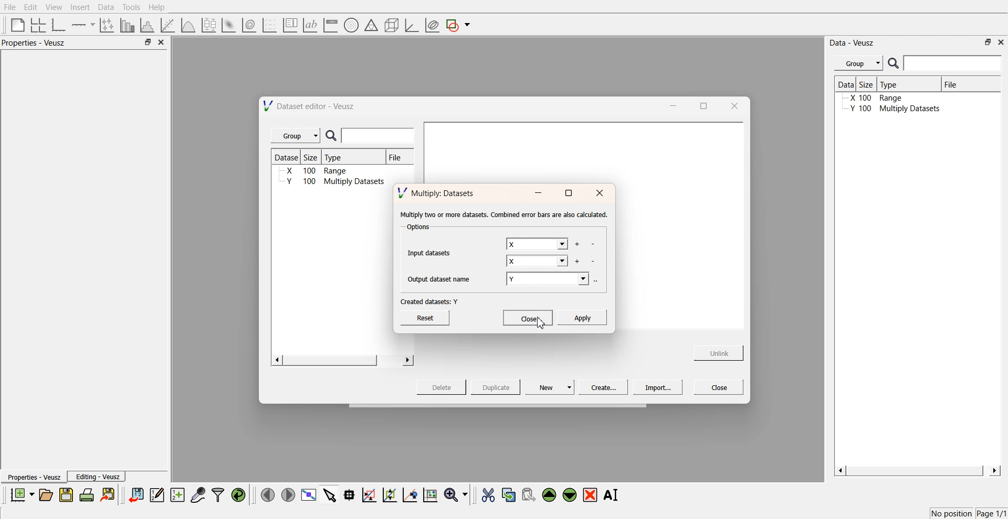 This screenshot has height=519, width=1008. Describe the element at coordinates (538, 193) in the screenshot. I see `minimise` at that location.